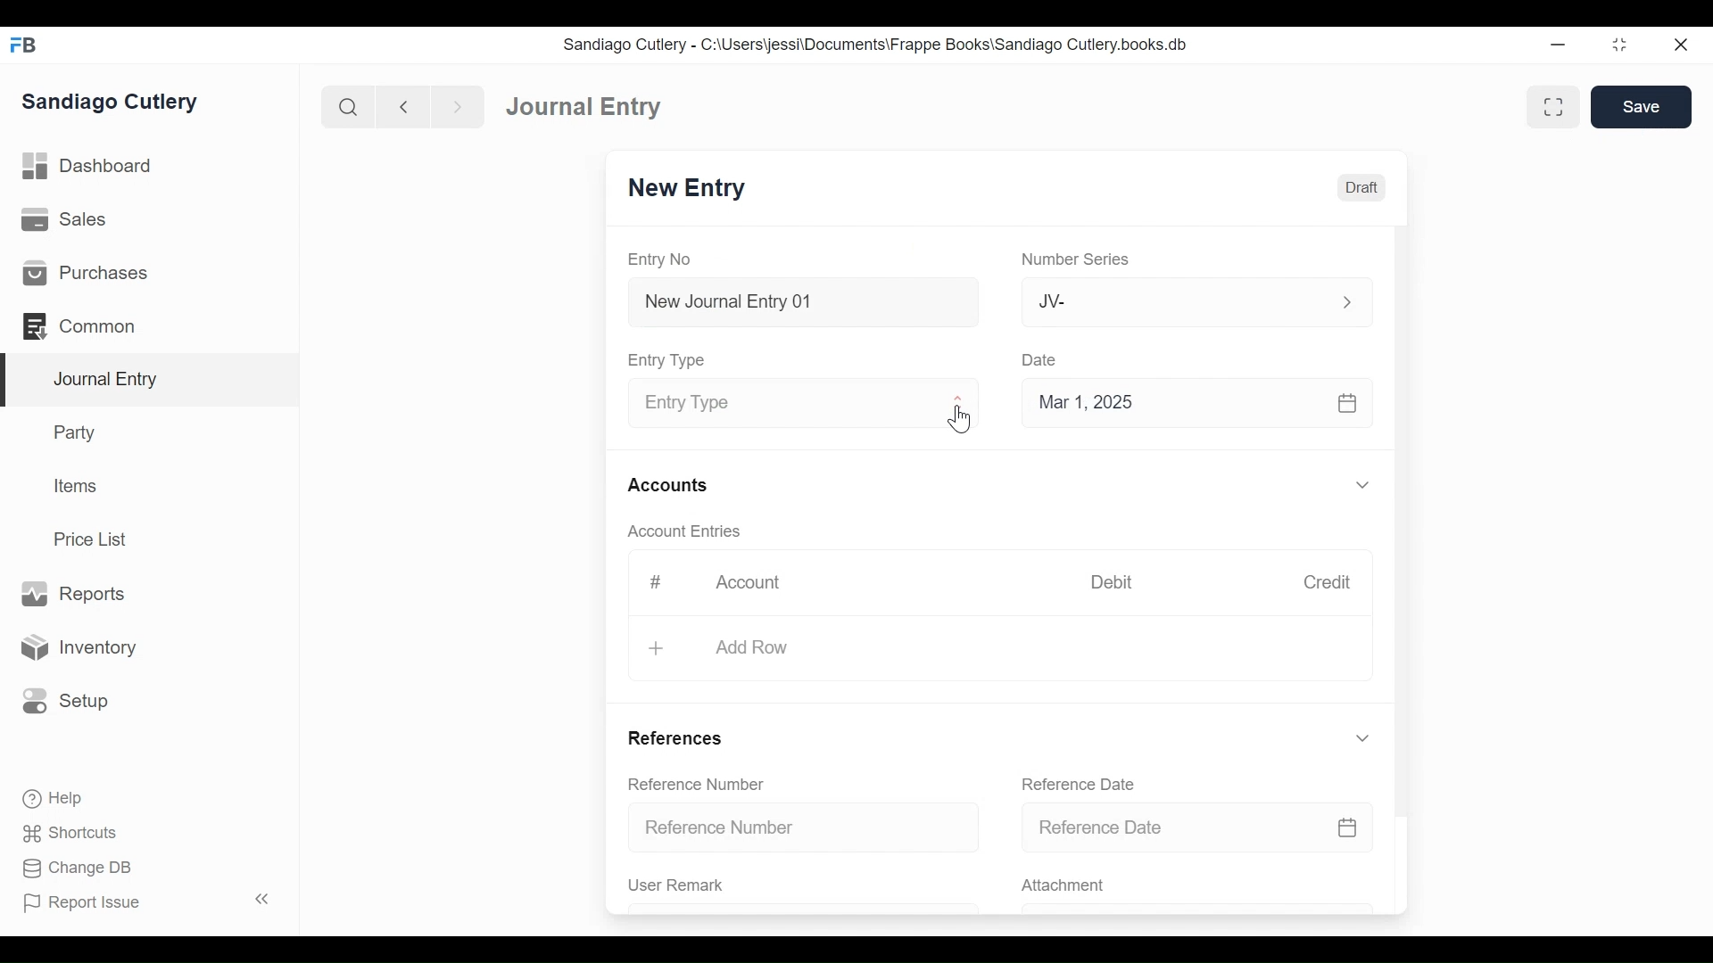 The image size is (1713, 963). I want to click on Save, so click(1642, 106).